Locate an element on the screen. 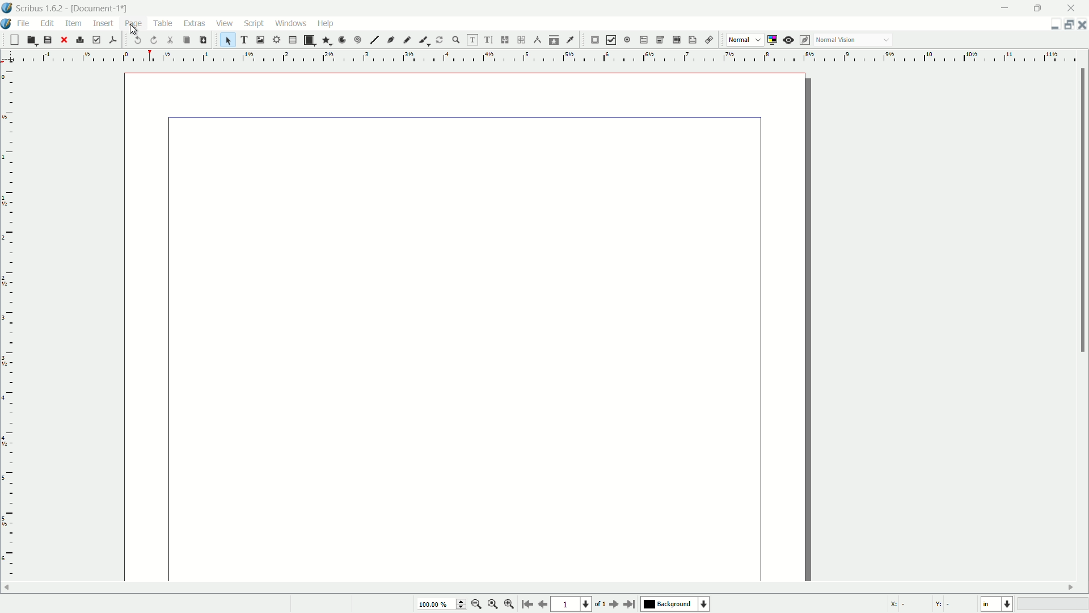 This screenshot has height=613, width=1089. zoom to 100% is located at coordinates (493, 605).